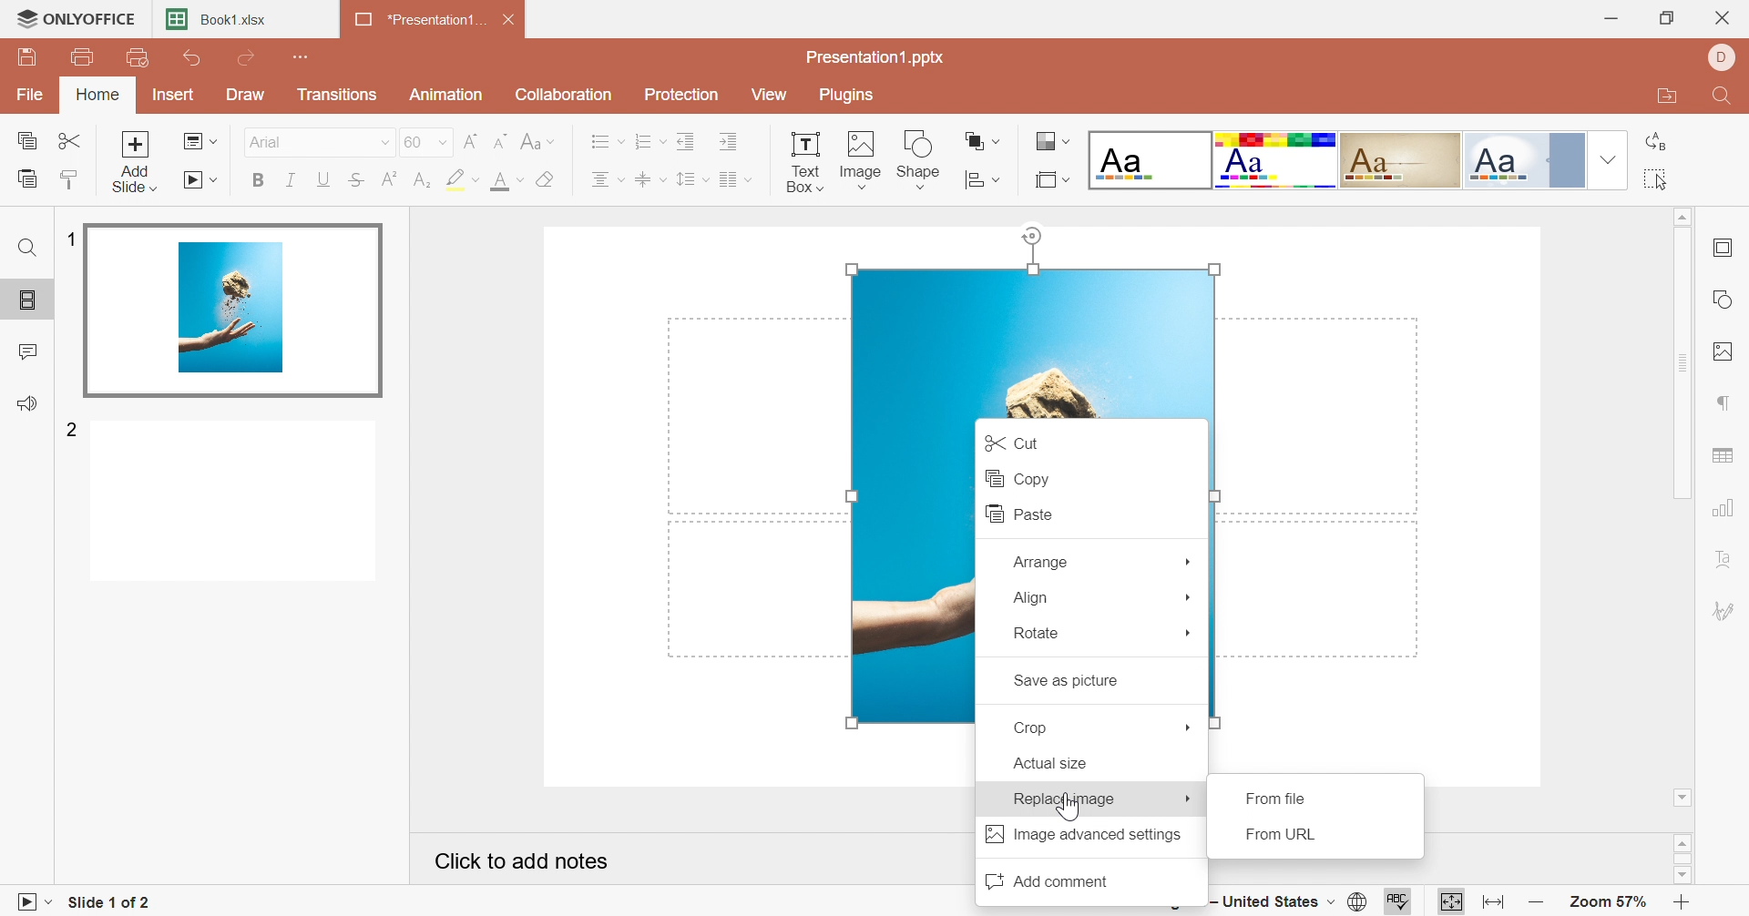 This screenshot has height=916, width=1749. What do you see at coordinates (1083, 835) in the screenshot?
I see `Image advanced settings` at bounding box center [1083, 835].